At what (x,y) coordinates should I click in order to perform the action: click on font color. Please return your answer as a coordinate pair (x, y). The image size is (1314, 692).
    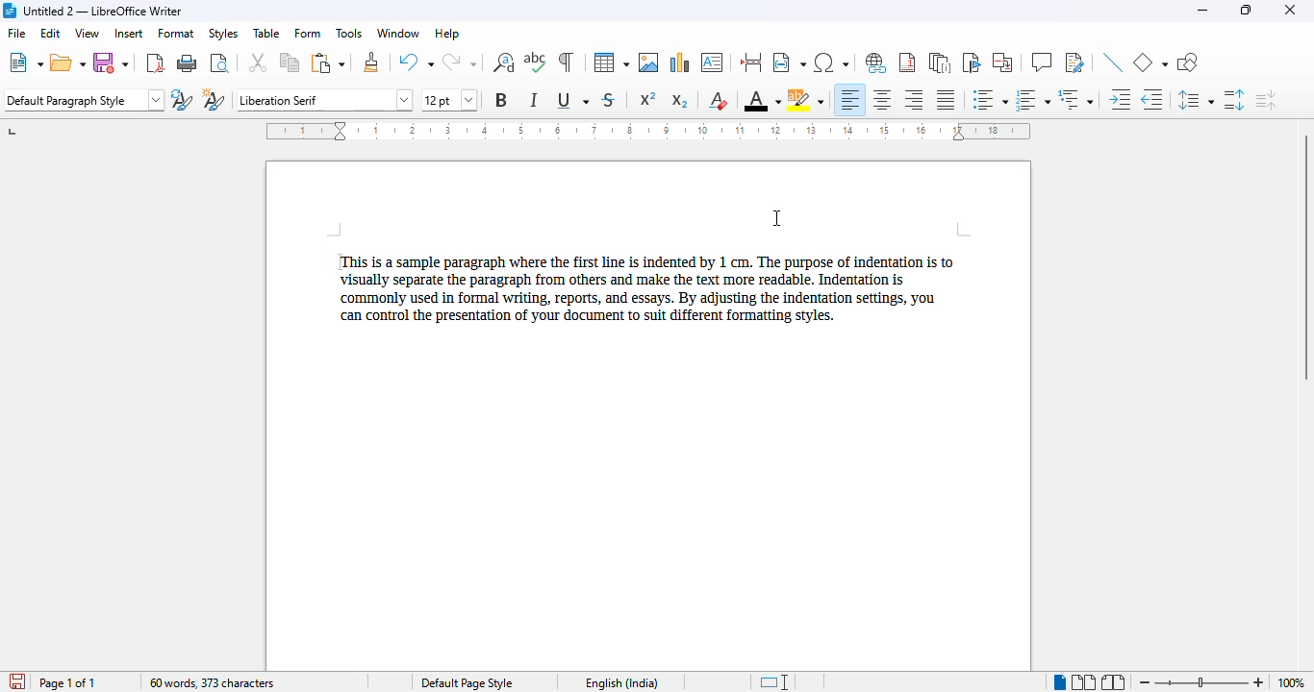
    Looking at the image, I should click on (762, 100).